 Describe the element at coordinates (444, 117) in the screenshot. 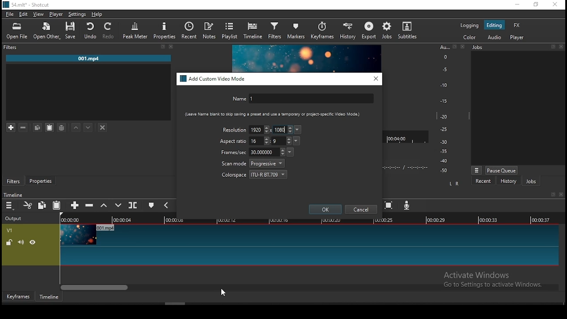

I see `-20` at that location.